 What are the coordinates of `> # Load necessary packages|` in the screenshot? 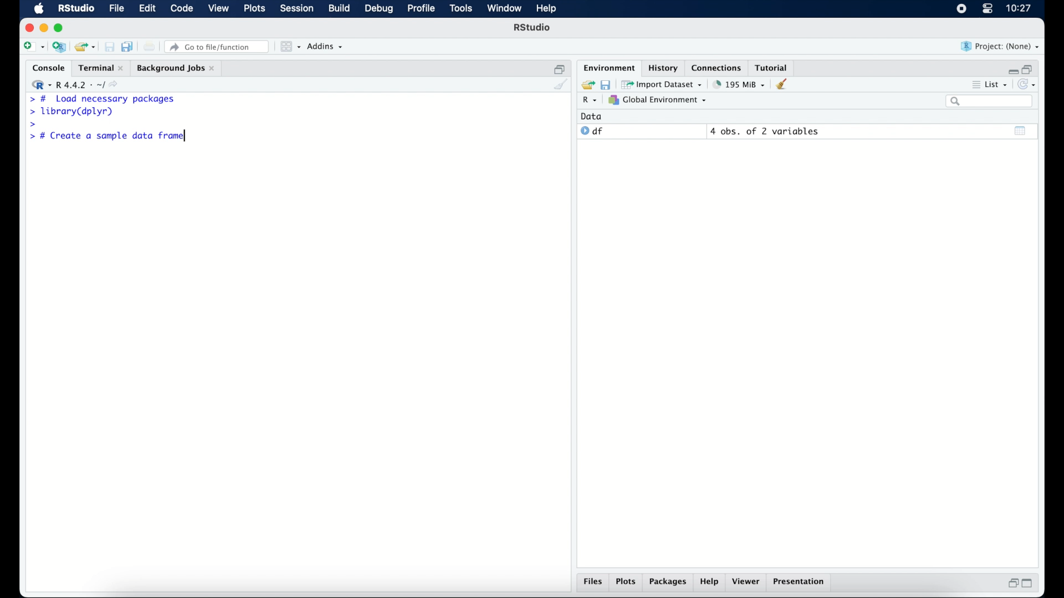 It's located at (102, 99).